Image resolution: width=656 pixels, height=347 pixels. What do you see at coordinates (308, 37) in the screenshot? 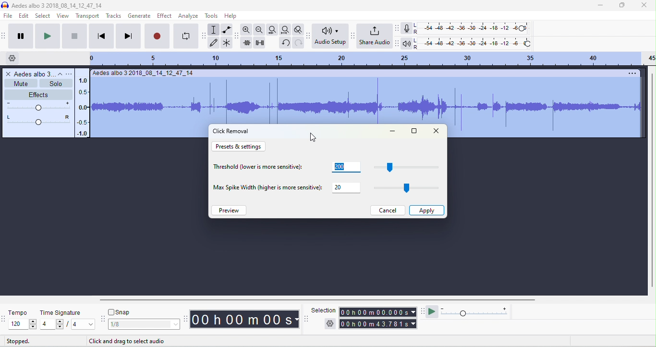
I see `audacity audio setup toolbar` at bounding box center [308, 37].